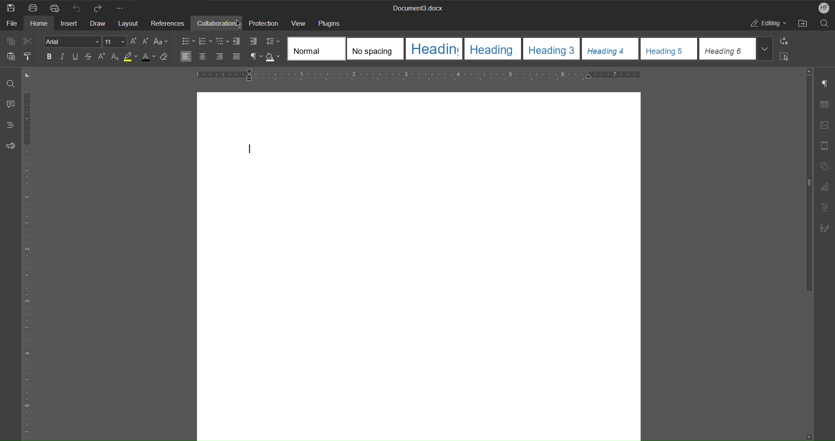 Image resolution: width=835 pixels, height=441 pixels. What do you see at coordinates (826, 123) in the screenshot?
I see `Image Settings` at bounding box center [826, 123].